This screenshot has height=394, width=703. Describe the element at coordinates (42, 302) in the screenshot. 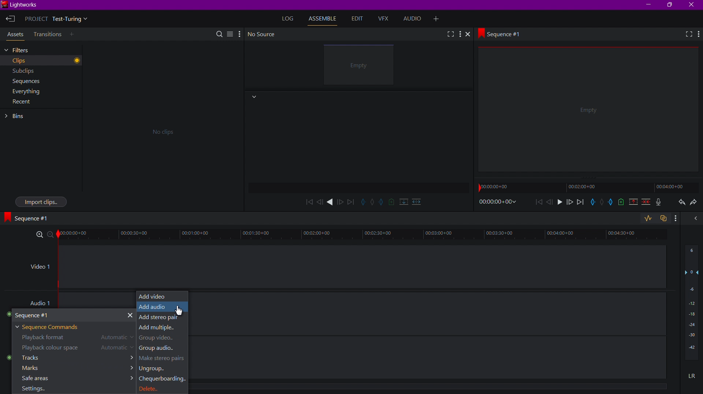

I see `audio 1` at that location.